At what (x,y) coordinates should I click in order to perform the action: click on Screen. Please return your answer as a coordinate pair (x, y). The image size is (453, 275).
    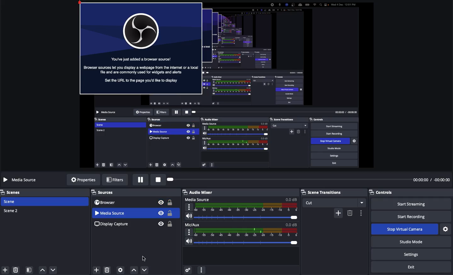
    Looking at the image, I should click on (227, 84).